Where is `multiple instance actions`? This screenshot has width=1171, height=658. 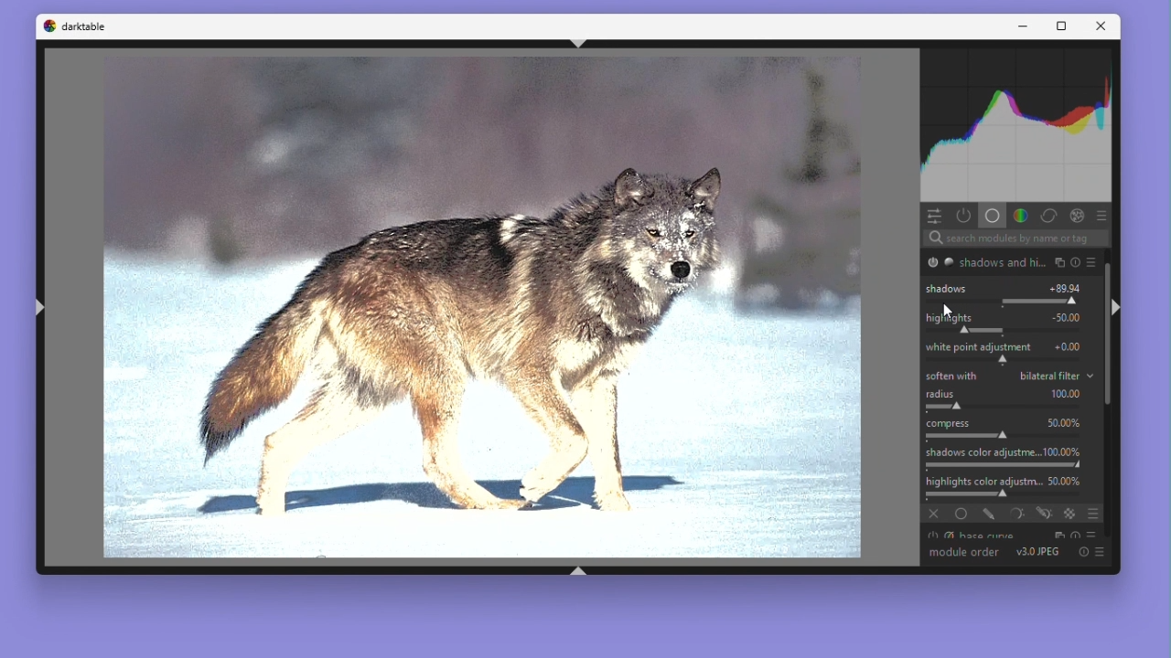
multiple instance actions is located at coordinates (1061, 536).